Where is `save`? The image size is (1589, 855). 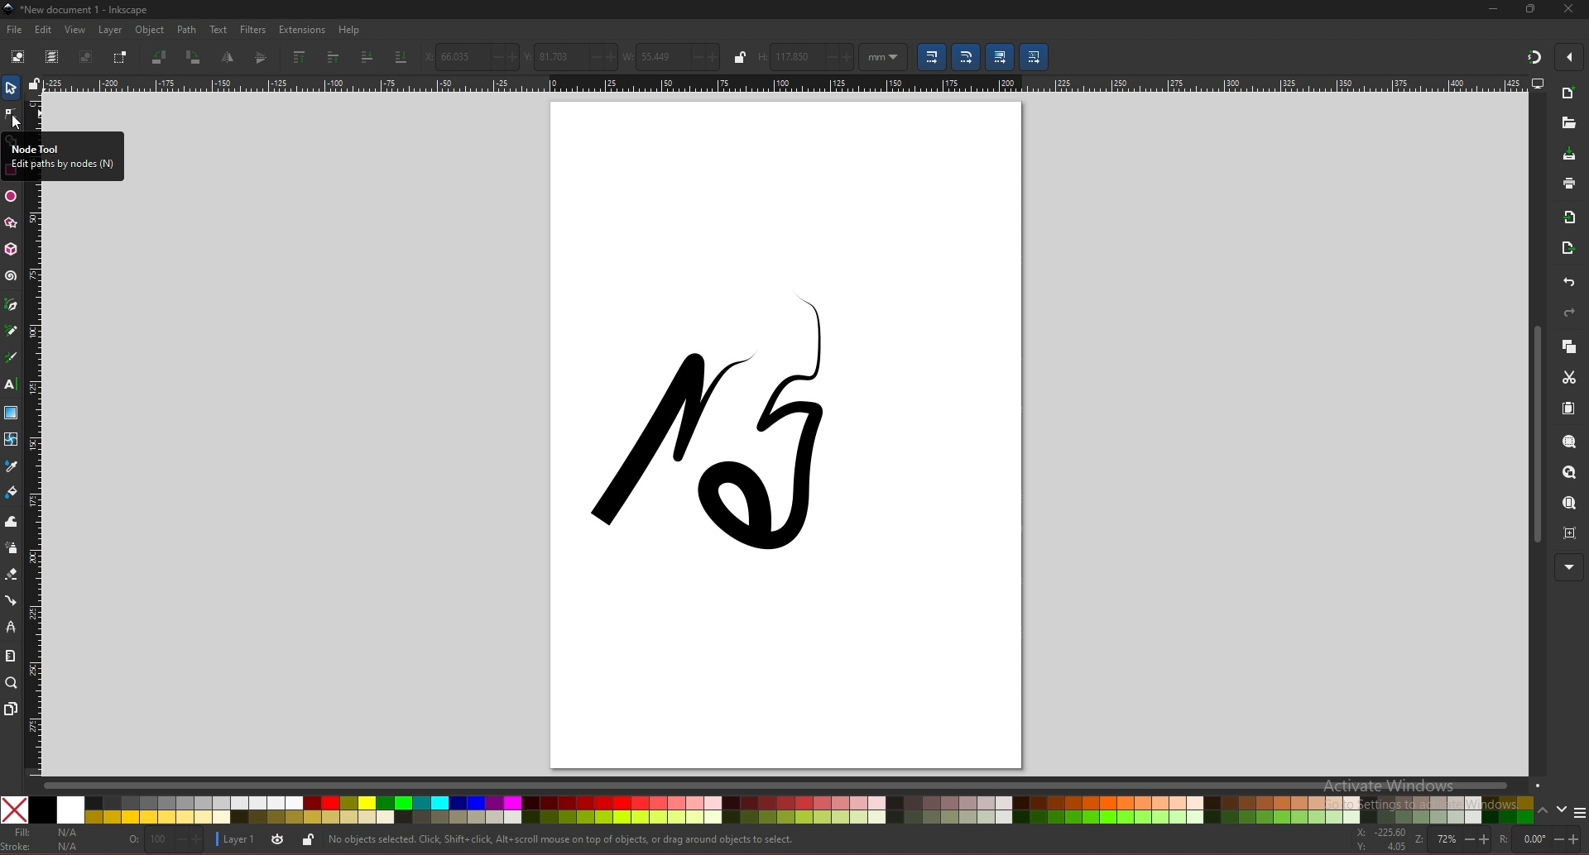 save is located at coordinates (1569, 154).